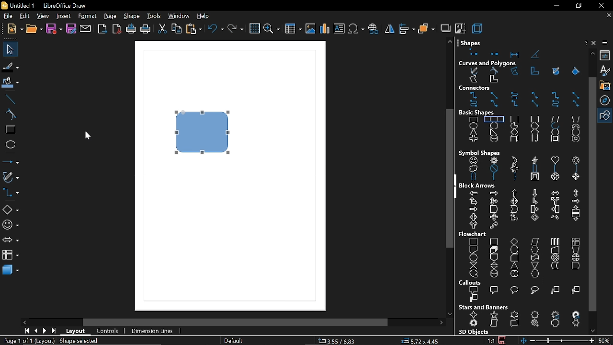  I want to click on file, so click(7, 17).